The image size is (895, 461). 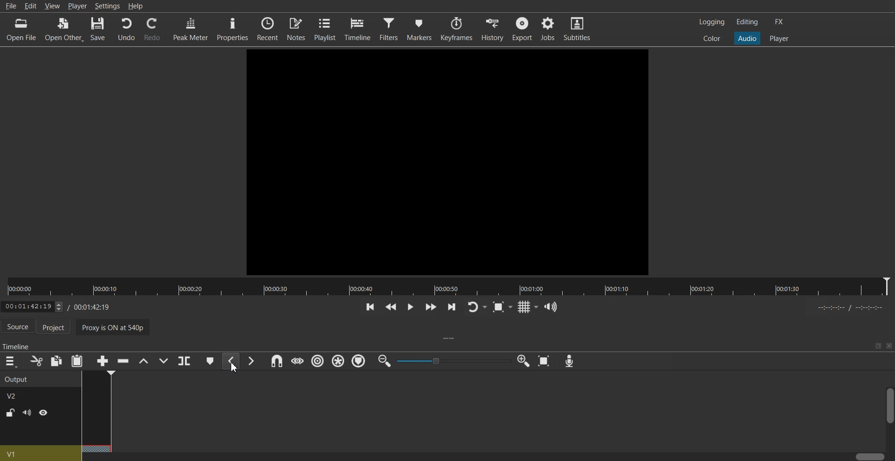 I want to click on Proxy is ON at 540p, so click(x=115, y=326).